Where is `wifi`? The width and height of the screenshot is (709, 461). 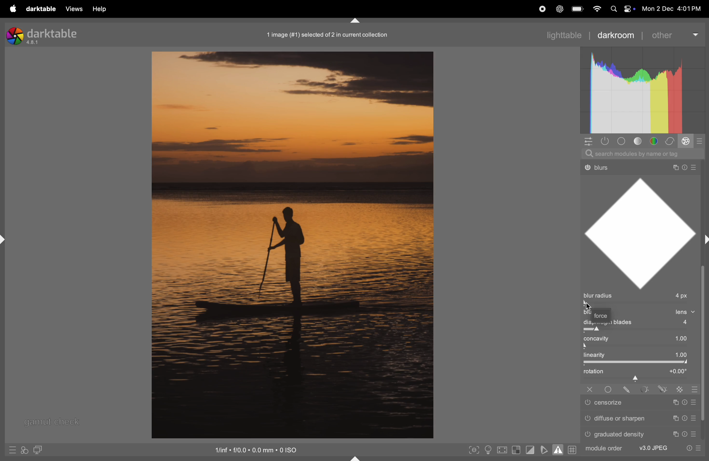 wifi is located at coordinates (597, 9).